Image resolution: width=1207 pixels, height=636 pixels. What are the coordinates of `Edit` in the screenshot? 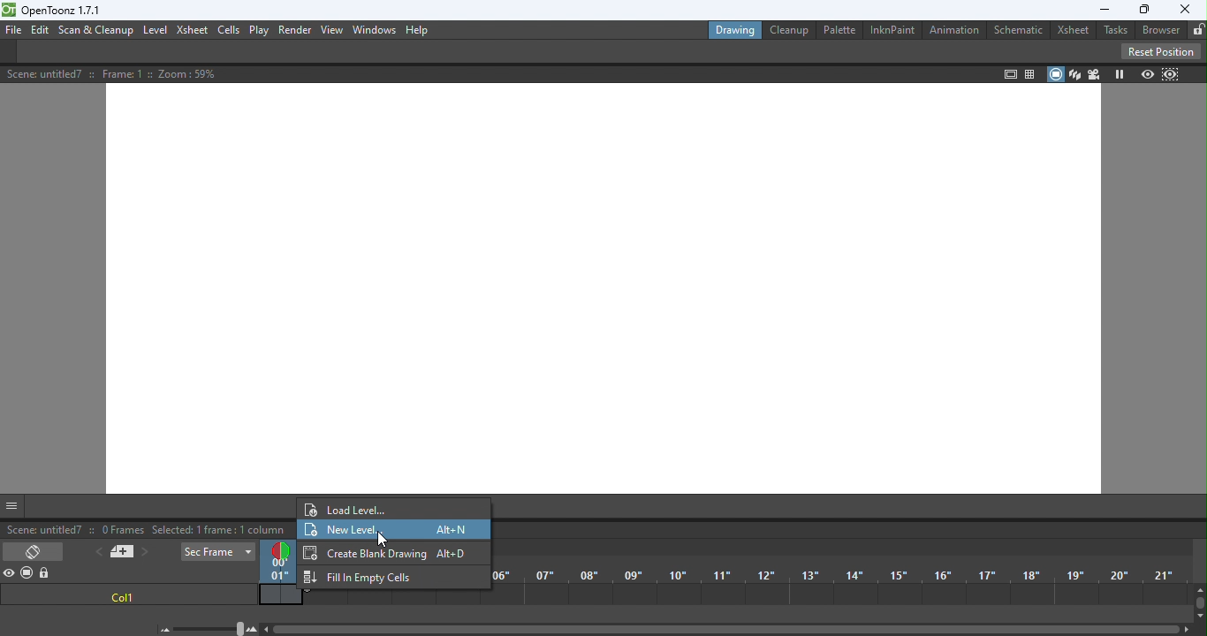 It's located at (42, 31).